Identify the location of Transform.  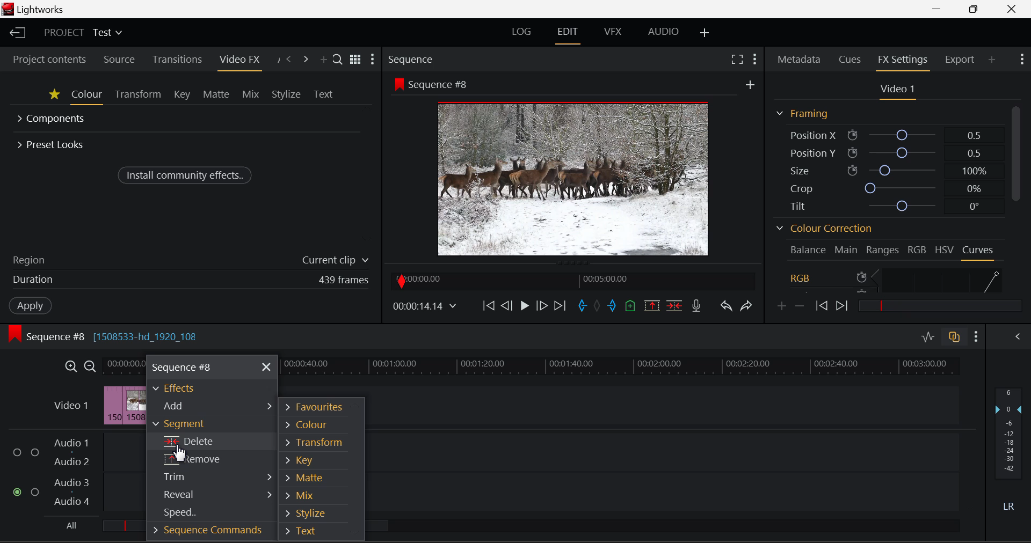
(315, 442).